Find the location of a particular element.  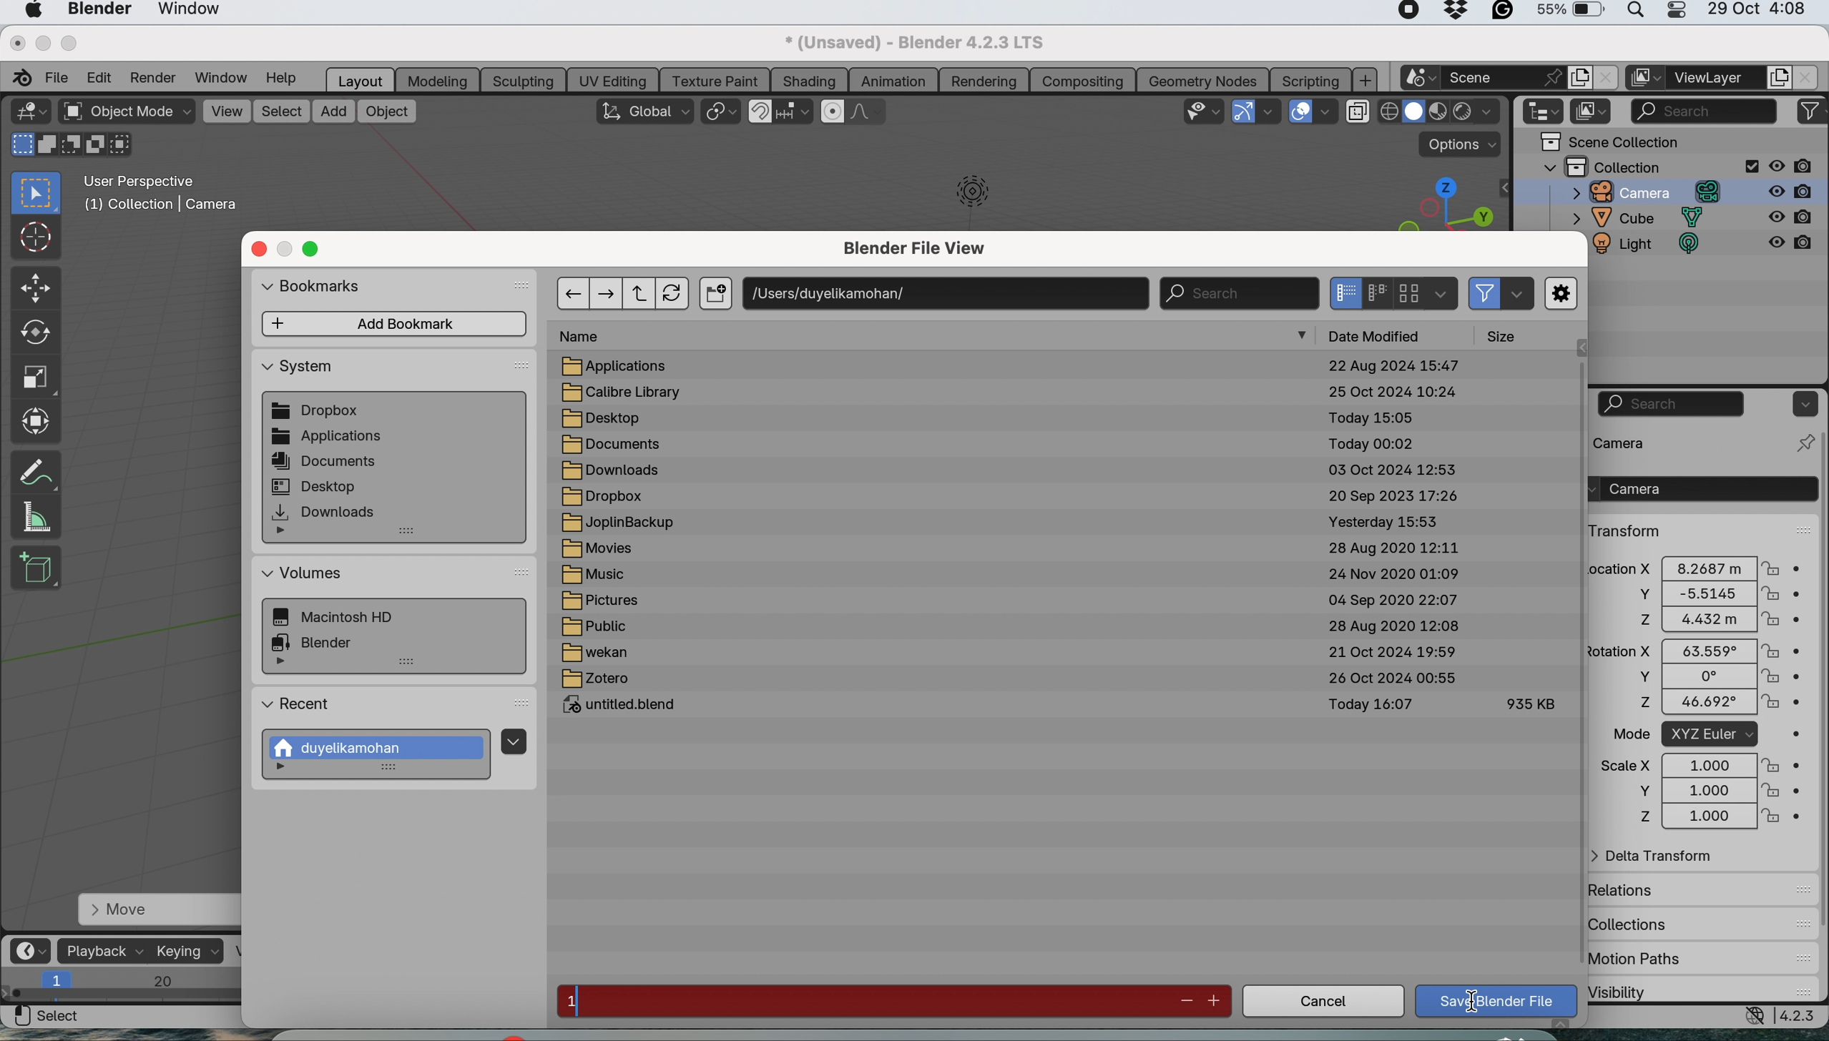

layout is located at coordinates (361, 79).